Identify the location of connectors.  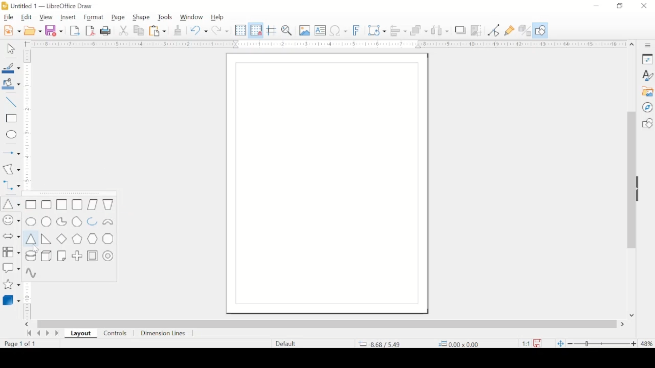
(11, 184).